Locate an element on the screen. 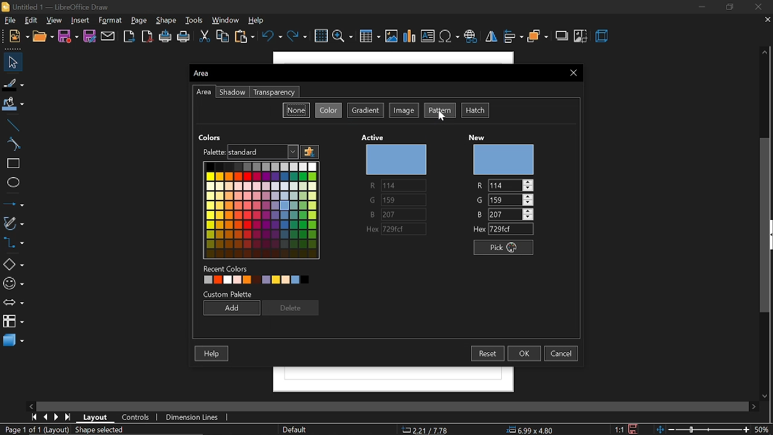 This screenshot has height=435, width=773. rectangle is located at coordinates (11, 163).